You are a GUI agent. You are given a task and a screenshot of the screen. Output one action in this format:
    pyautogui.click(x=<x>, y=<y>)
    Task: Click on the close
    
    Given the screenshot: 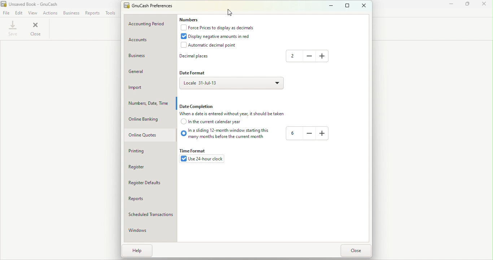 What is the action you would take?
    pyautogui.click(x=36, y=29)
    